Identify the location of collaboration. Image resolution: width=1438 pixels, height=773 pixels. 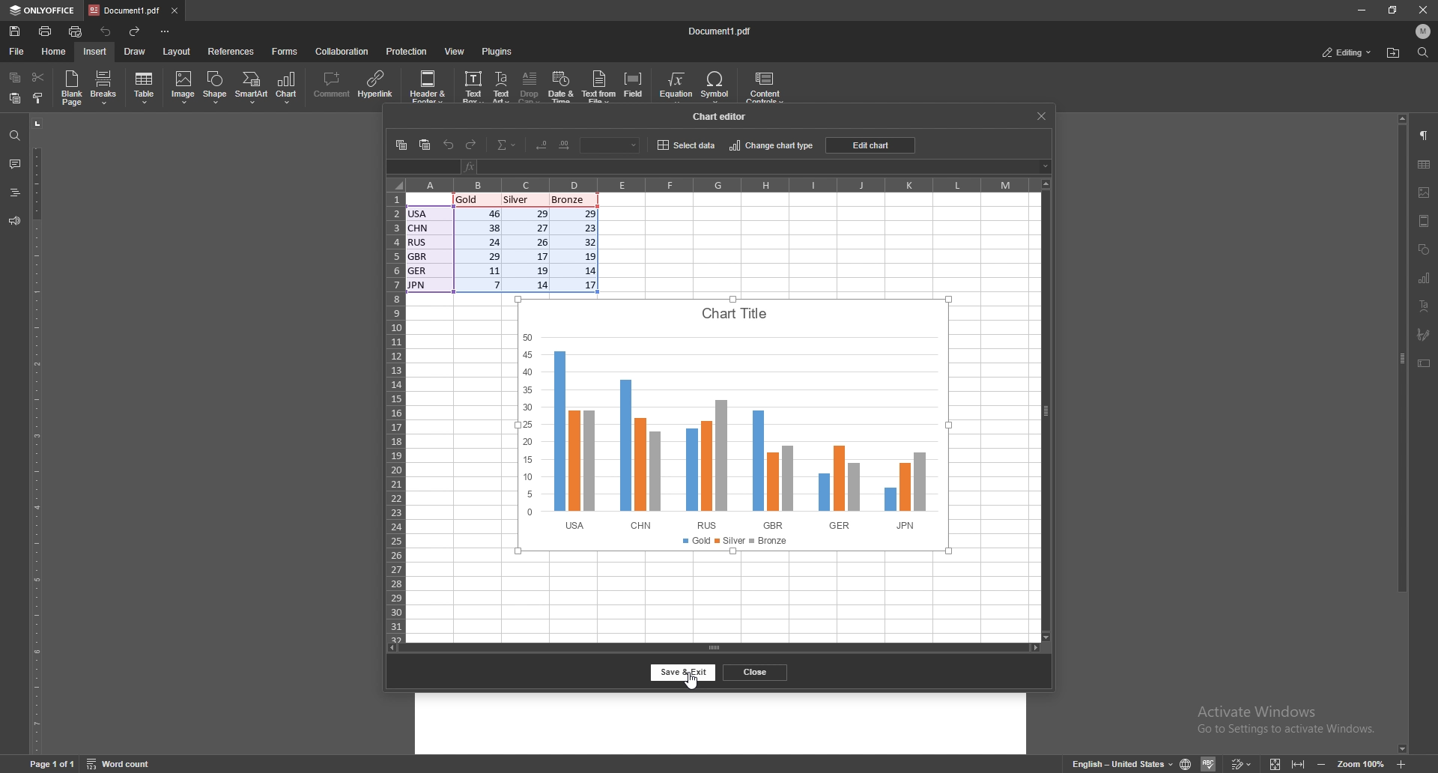
(344, 52).